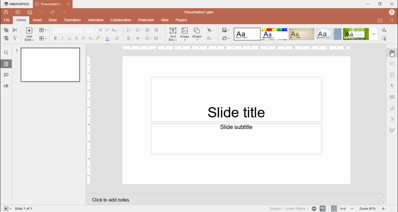 The image size is (398, 212). What do you see at coordinates (69, 30) in the screenshot?
I see `font` at bounding box center [69, 30].